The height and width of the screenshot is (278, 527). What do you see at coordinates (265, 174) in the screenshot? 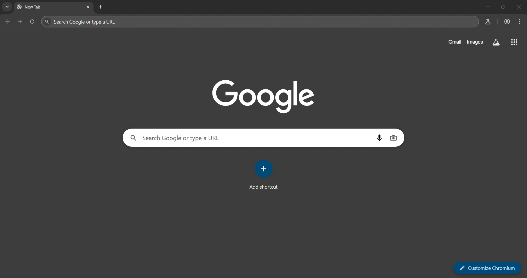
I see `add shortcut` at bounding box center [265, 174].